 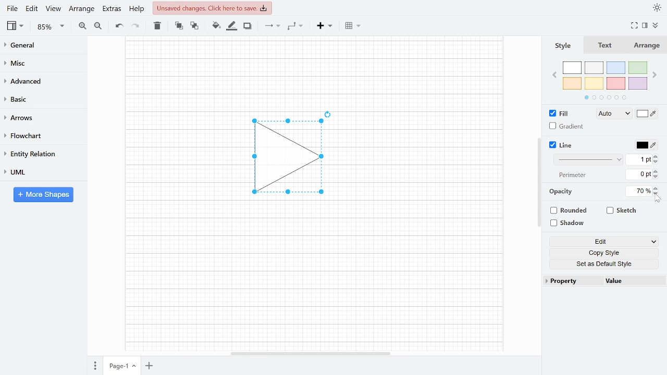 I want to click on Current page, so click(x=116, y=366).